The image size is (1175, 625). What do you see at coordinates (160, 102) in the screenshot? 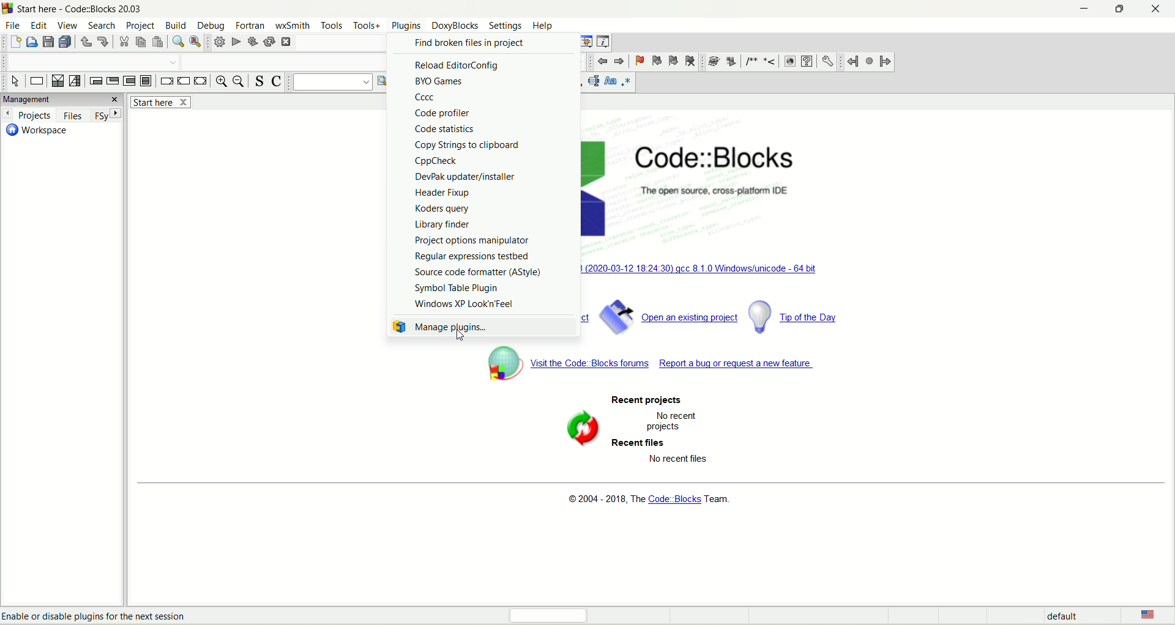
I see `start here` at bounding box center [160, 102].